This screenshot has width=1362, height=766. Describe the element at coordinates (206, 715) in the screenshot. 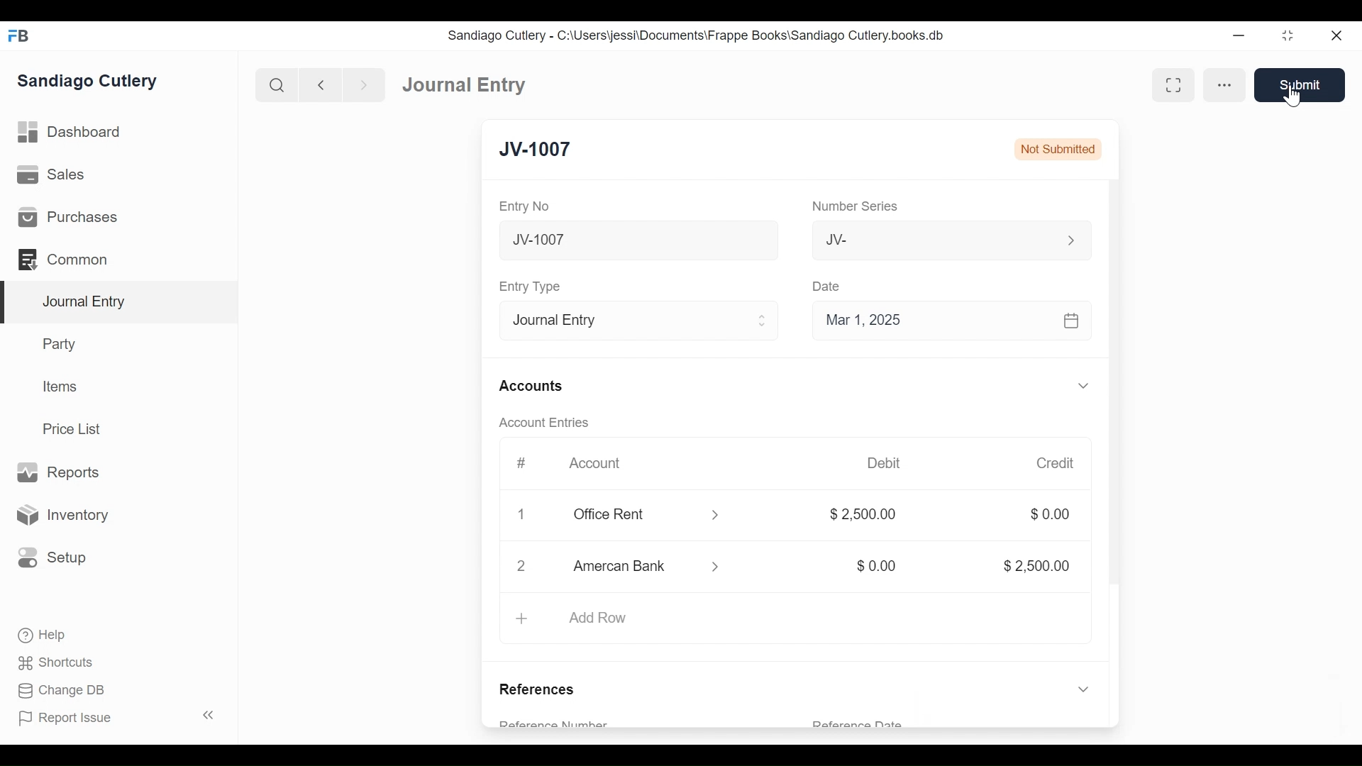

I see `collapse sidebar` at that location.